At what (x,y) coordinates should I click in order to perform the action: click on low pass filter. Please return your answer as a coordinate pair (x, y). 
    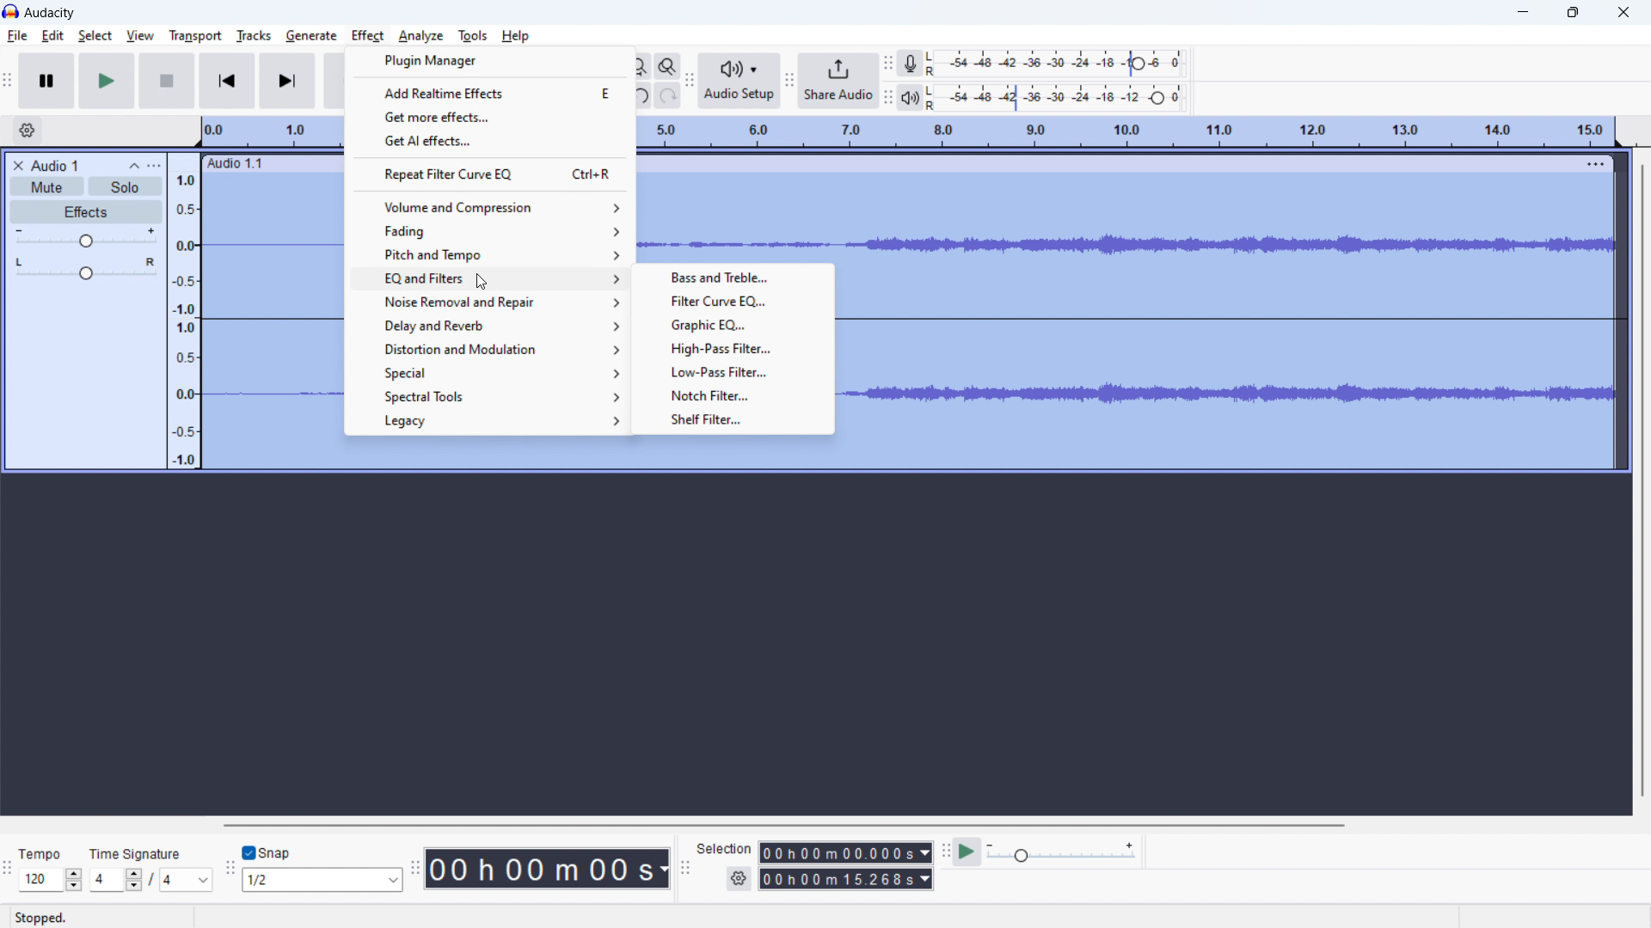
    Looking at the image, I should click on (734, 371).